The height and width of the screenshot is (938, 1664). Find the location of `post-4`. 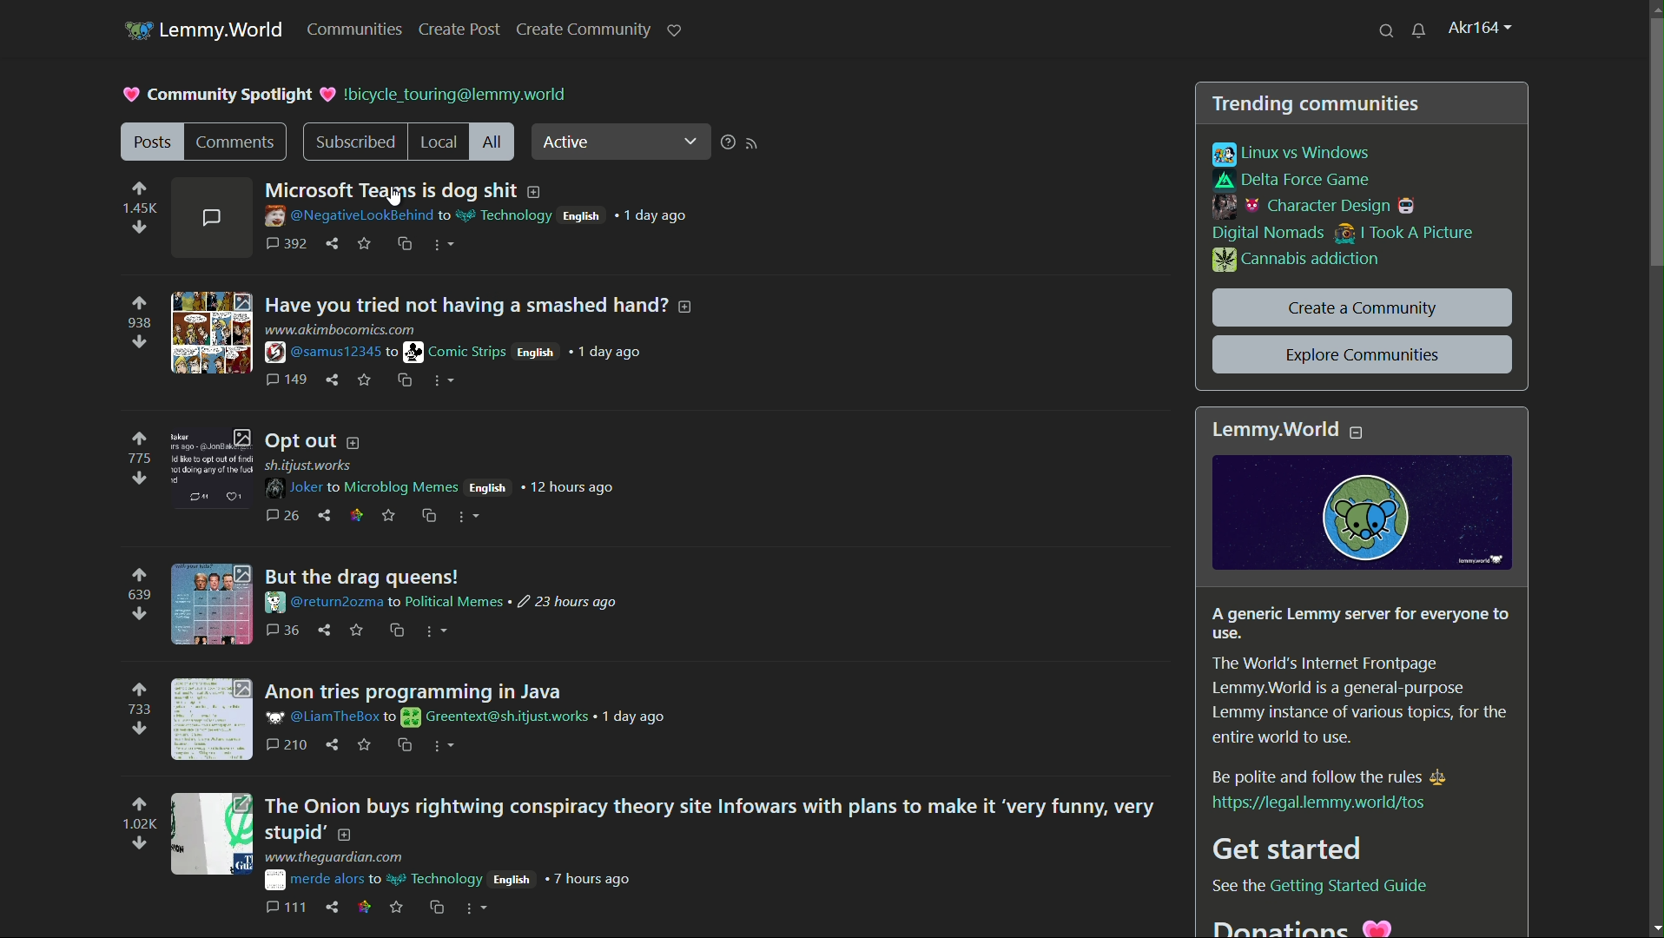

post-4 is located at coordinates (414, 688).